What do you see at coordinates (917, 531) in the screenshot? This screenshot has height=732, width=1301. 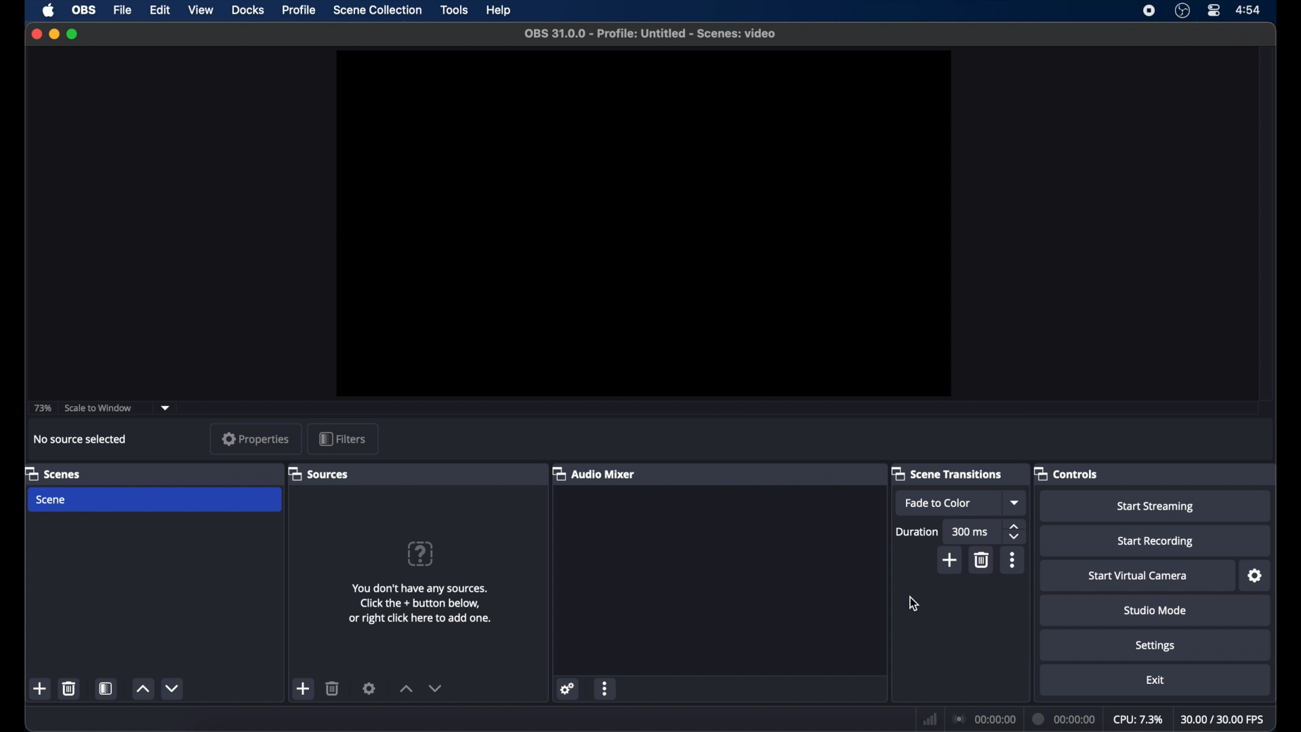 I see `duration` at bounding box center [917, 531].